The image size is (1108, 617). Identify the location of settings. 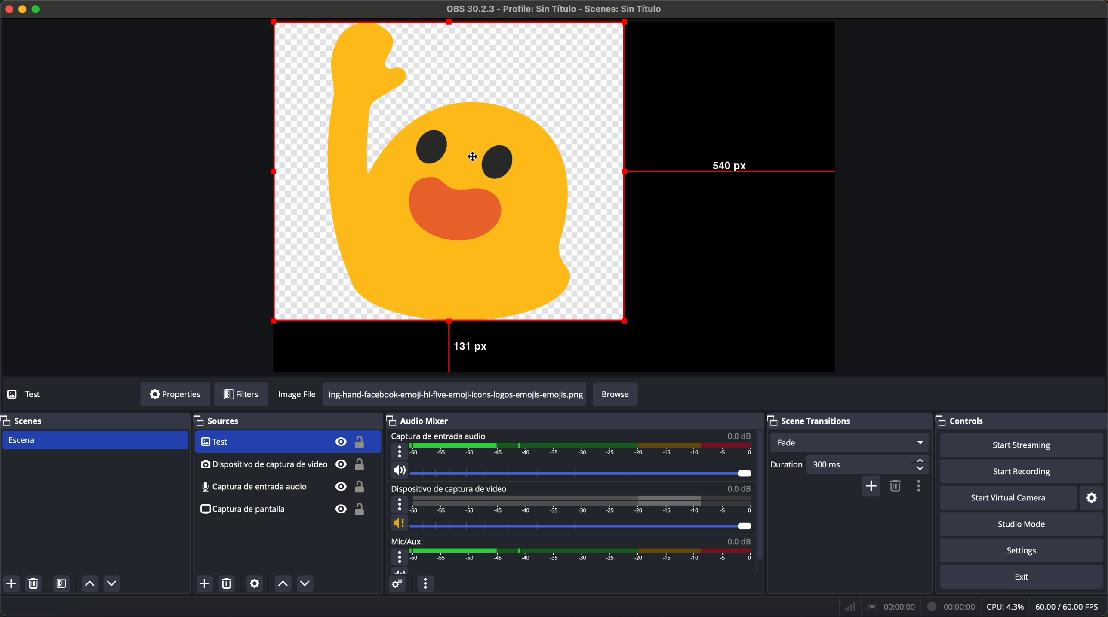
(1024, 551).